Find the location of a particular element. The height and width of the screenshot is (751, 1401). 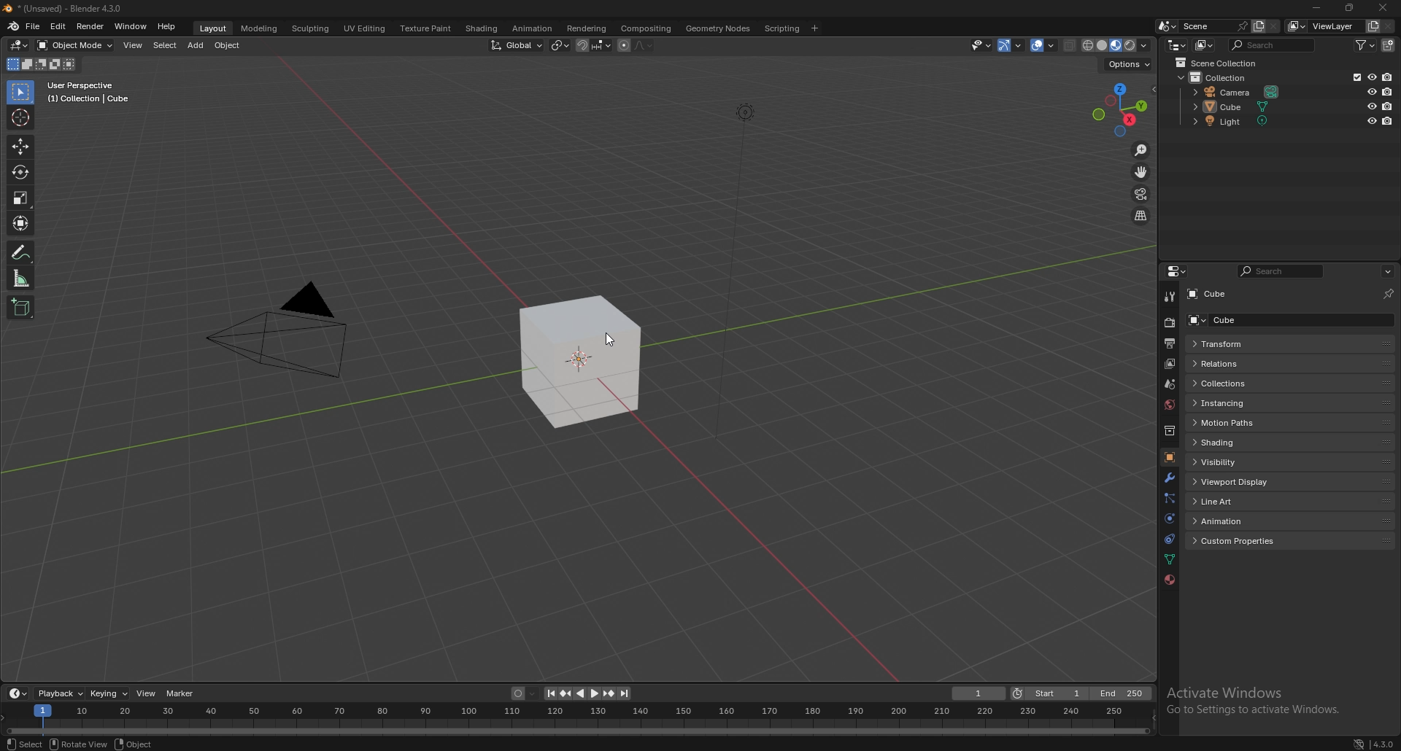

scripting is located at coordinates (781, 28).